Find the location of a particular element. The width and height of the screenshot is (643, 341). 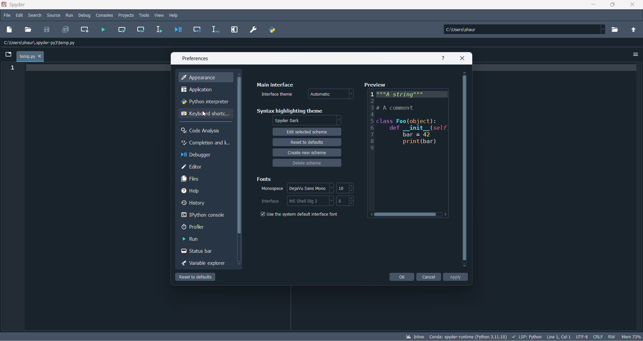

open  is located at coordinates (28, 30).